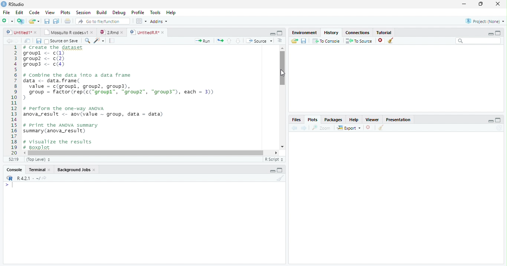 This screenshot has width=507, height=266. I want to click on Minimize, so click(272, 172).